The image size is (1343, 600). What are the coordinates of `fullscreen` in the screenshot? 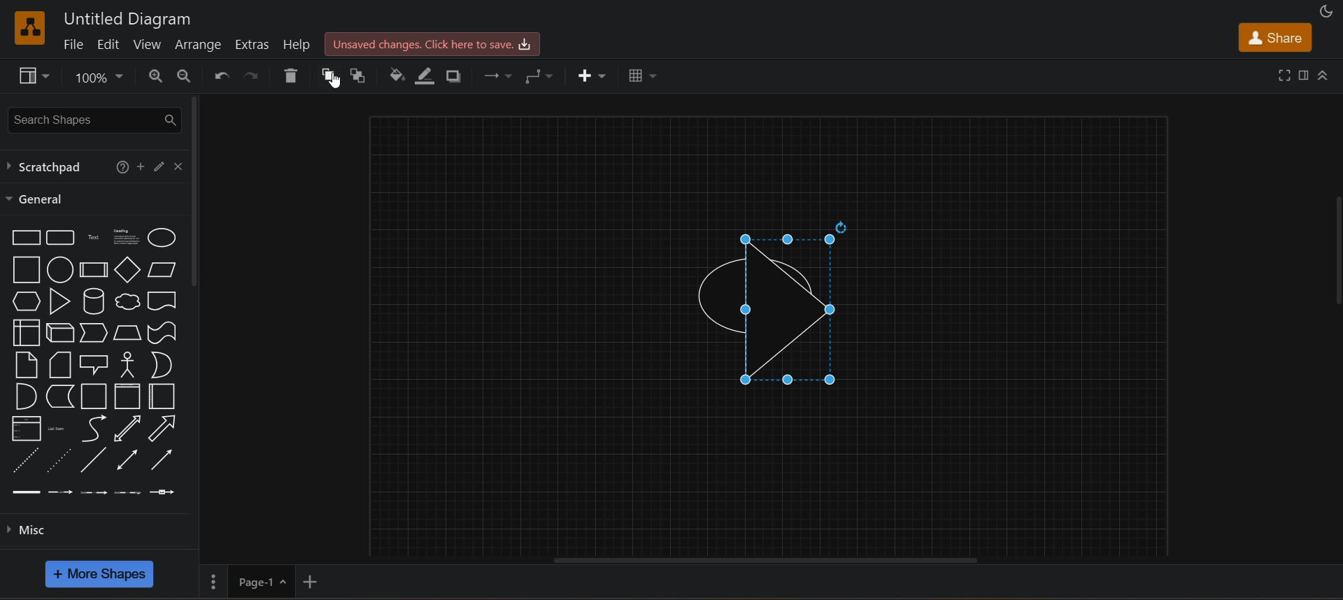 It's located at (1284, 75).